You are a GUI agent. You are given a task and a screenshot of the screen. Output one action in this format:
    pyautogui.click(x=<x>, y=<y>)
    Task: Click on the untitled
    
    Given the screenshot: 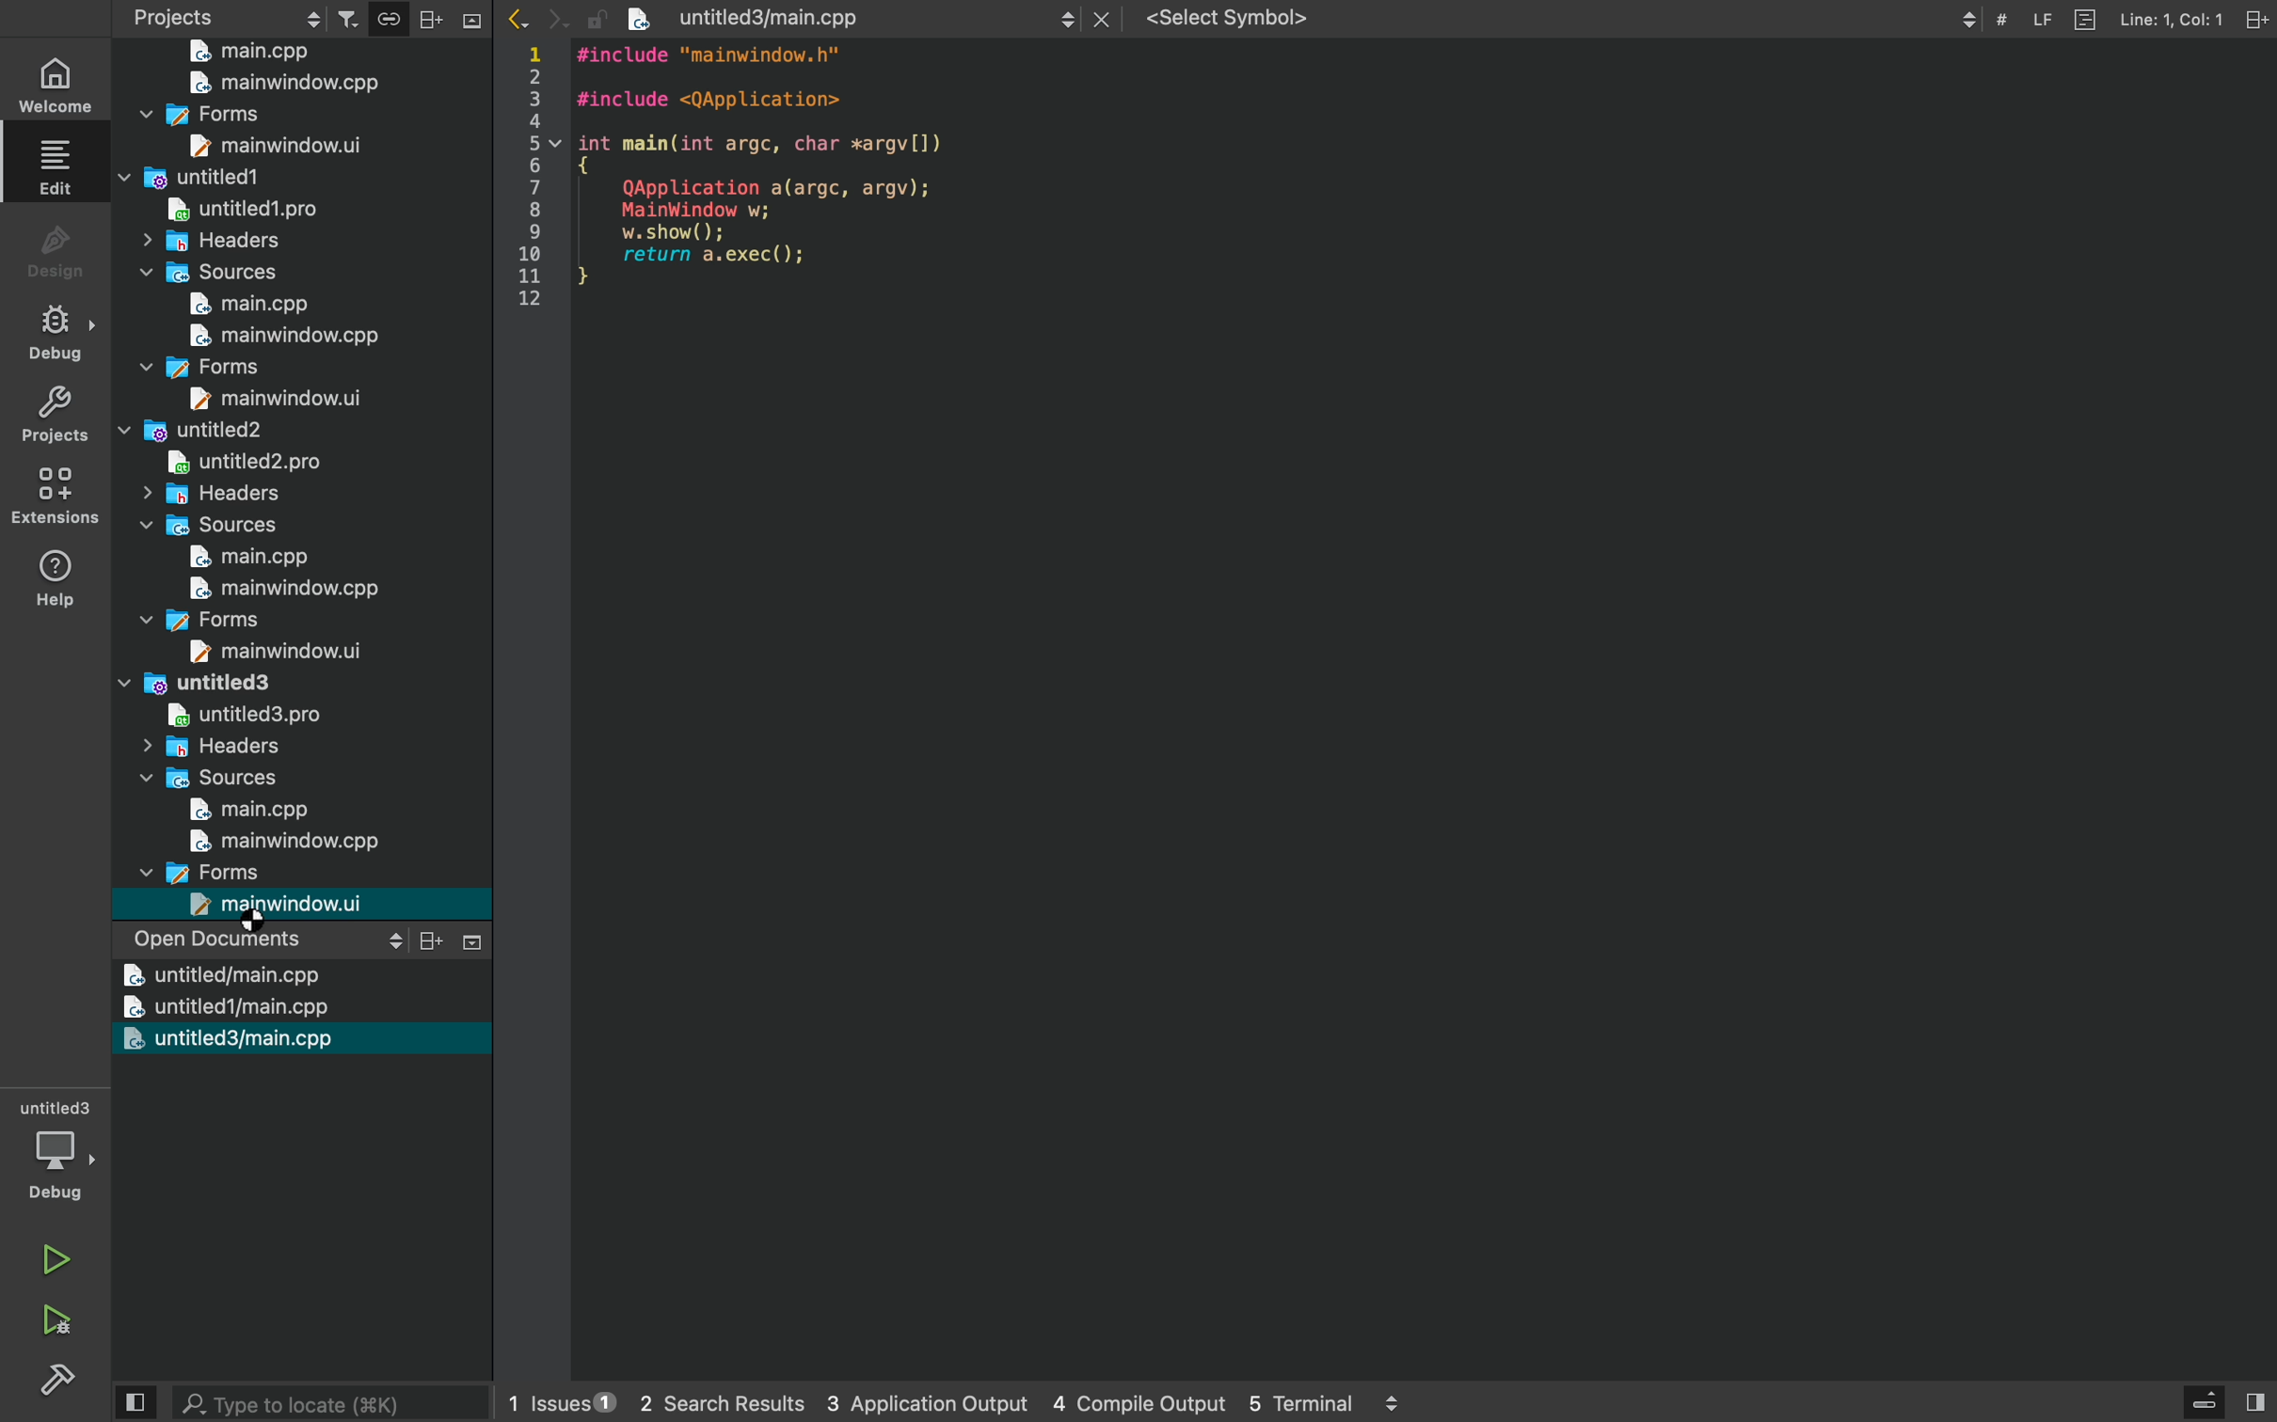 What is the action you would take?
    pyautogui.click(x=250, y=462)
    